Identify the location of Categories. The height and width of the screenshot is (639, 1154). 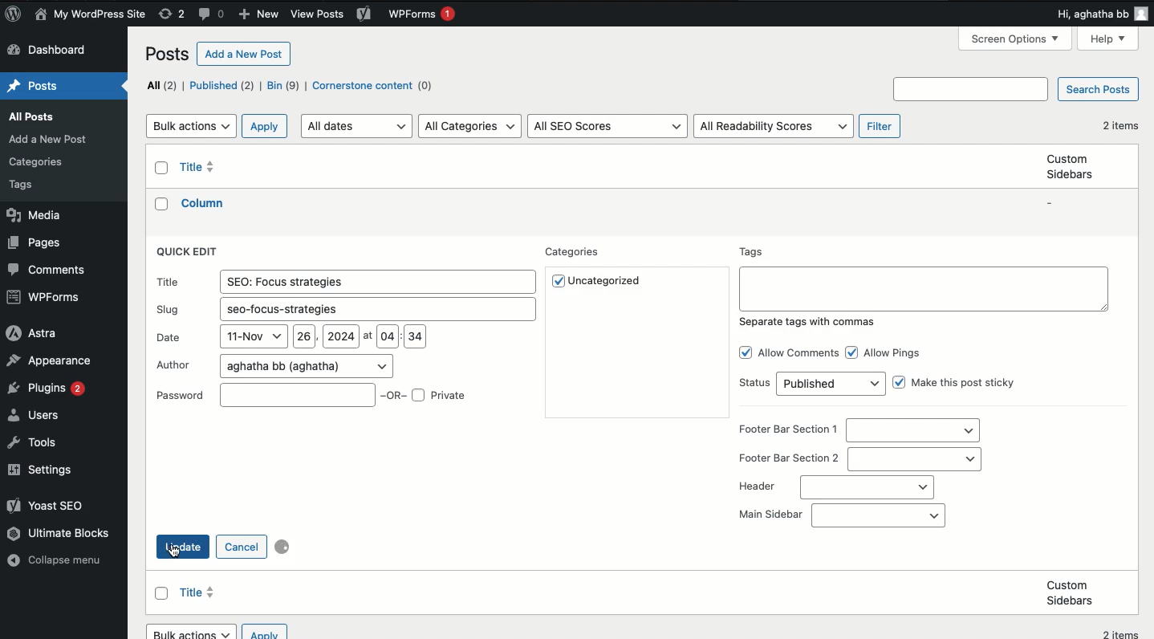
(575, 253).